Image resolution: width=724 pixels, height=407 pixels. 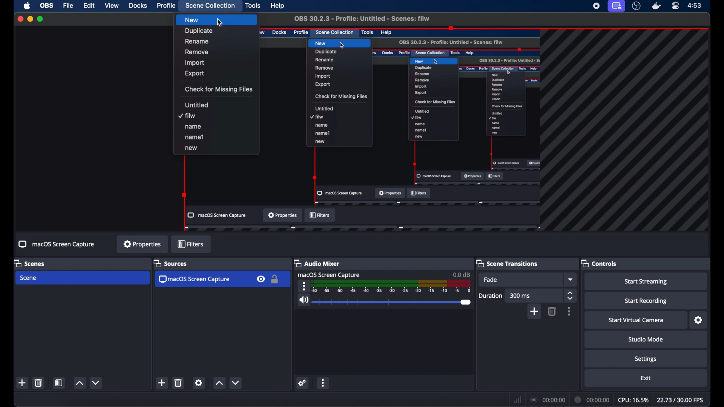 I want to click on start streaming, so click(x=645, y=281).